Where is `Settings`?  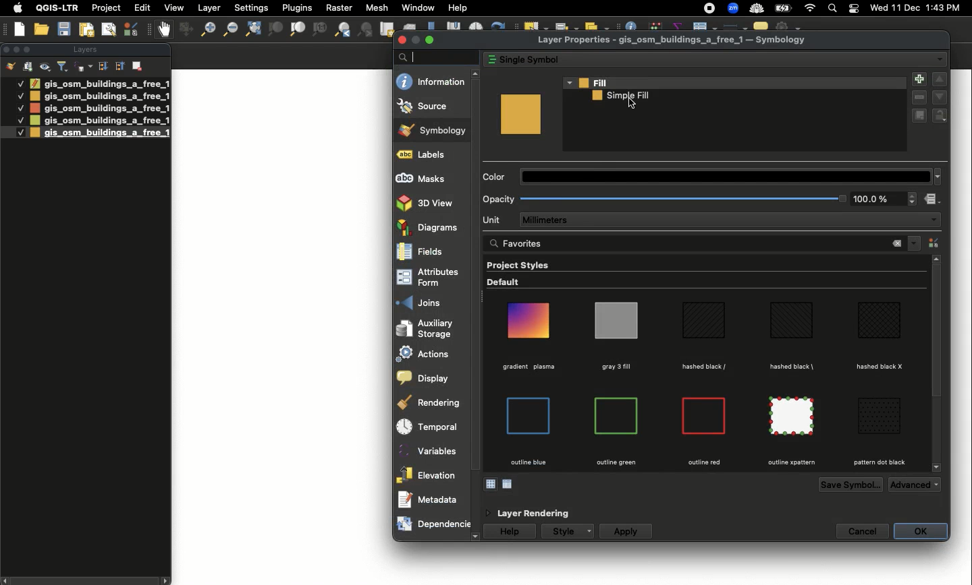
Settings is located at coordinates (252, 8).